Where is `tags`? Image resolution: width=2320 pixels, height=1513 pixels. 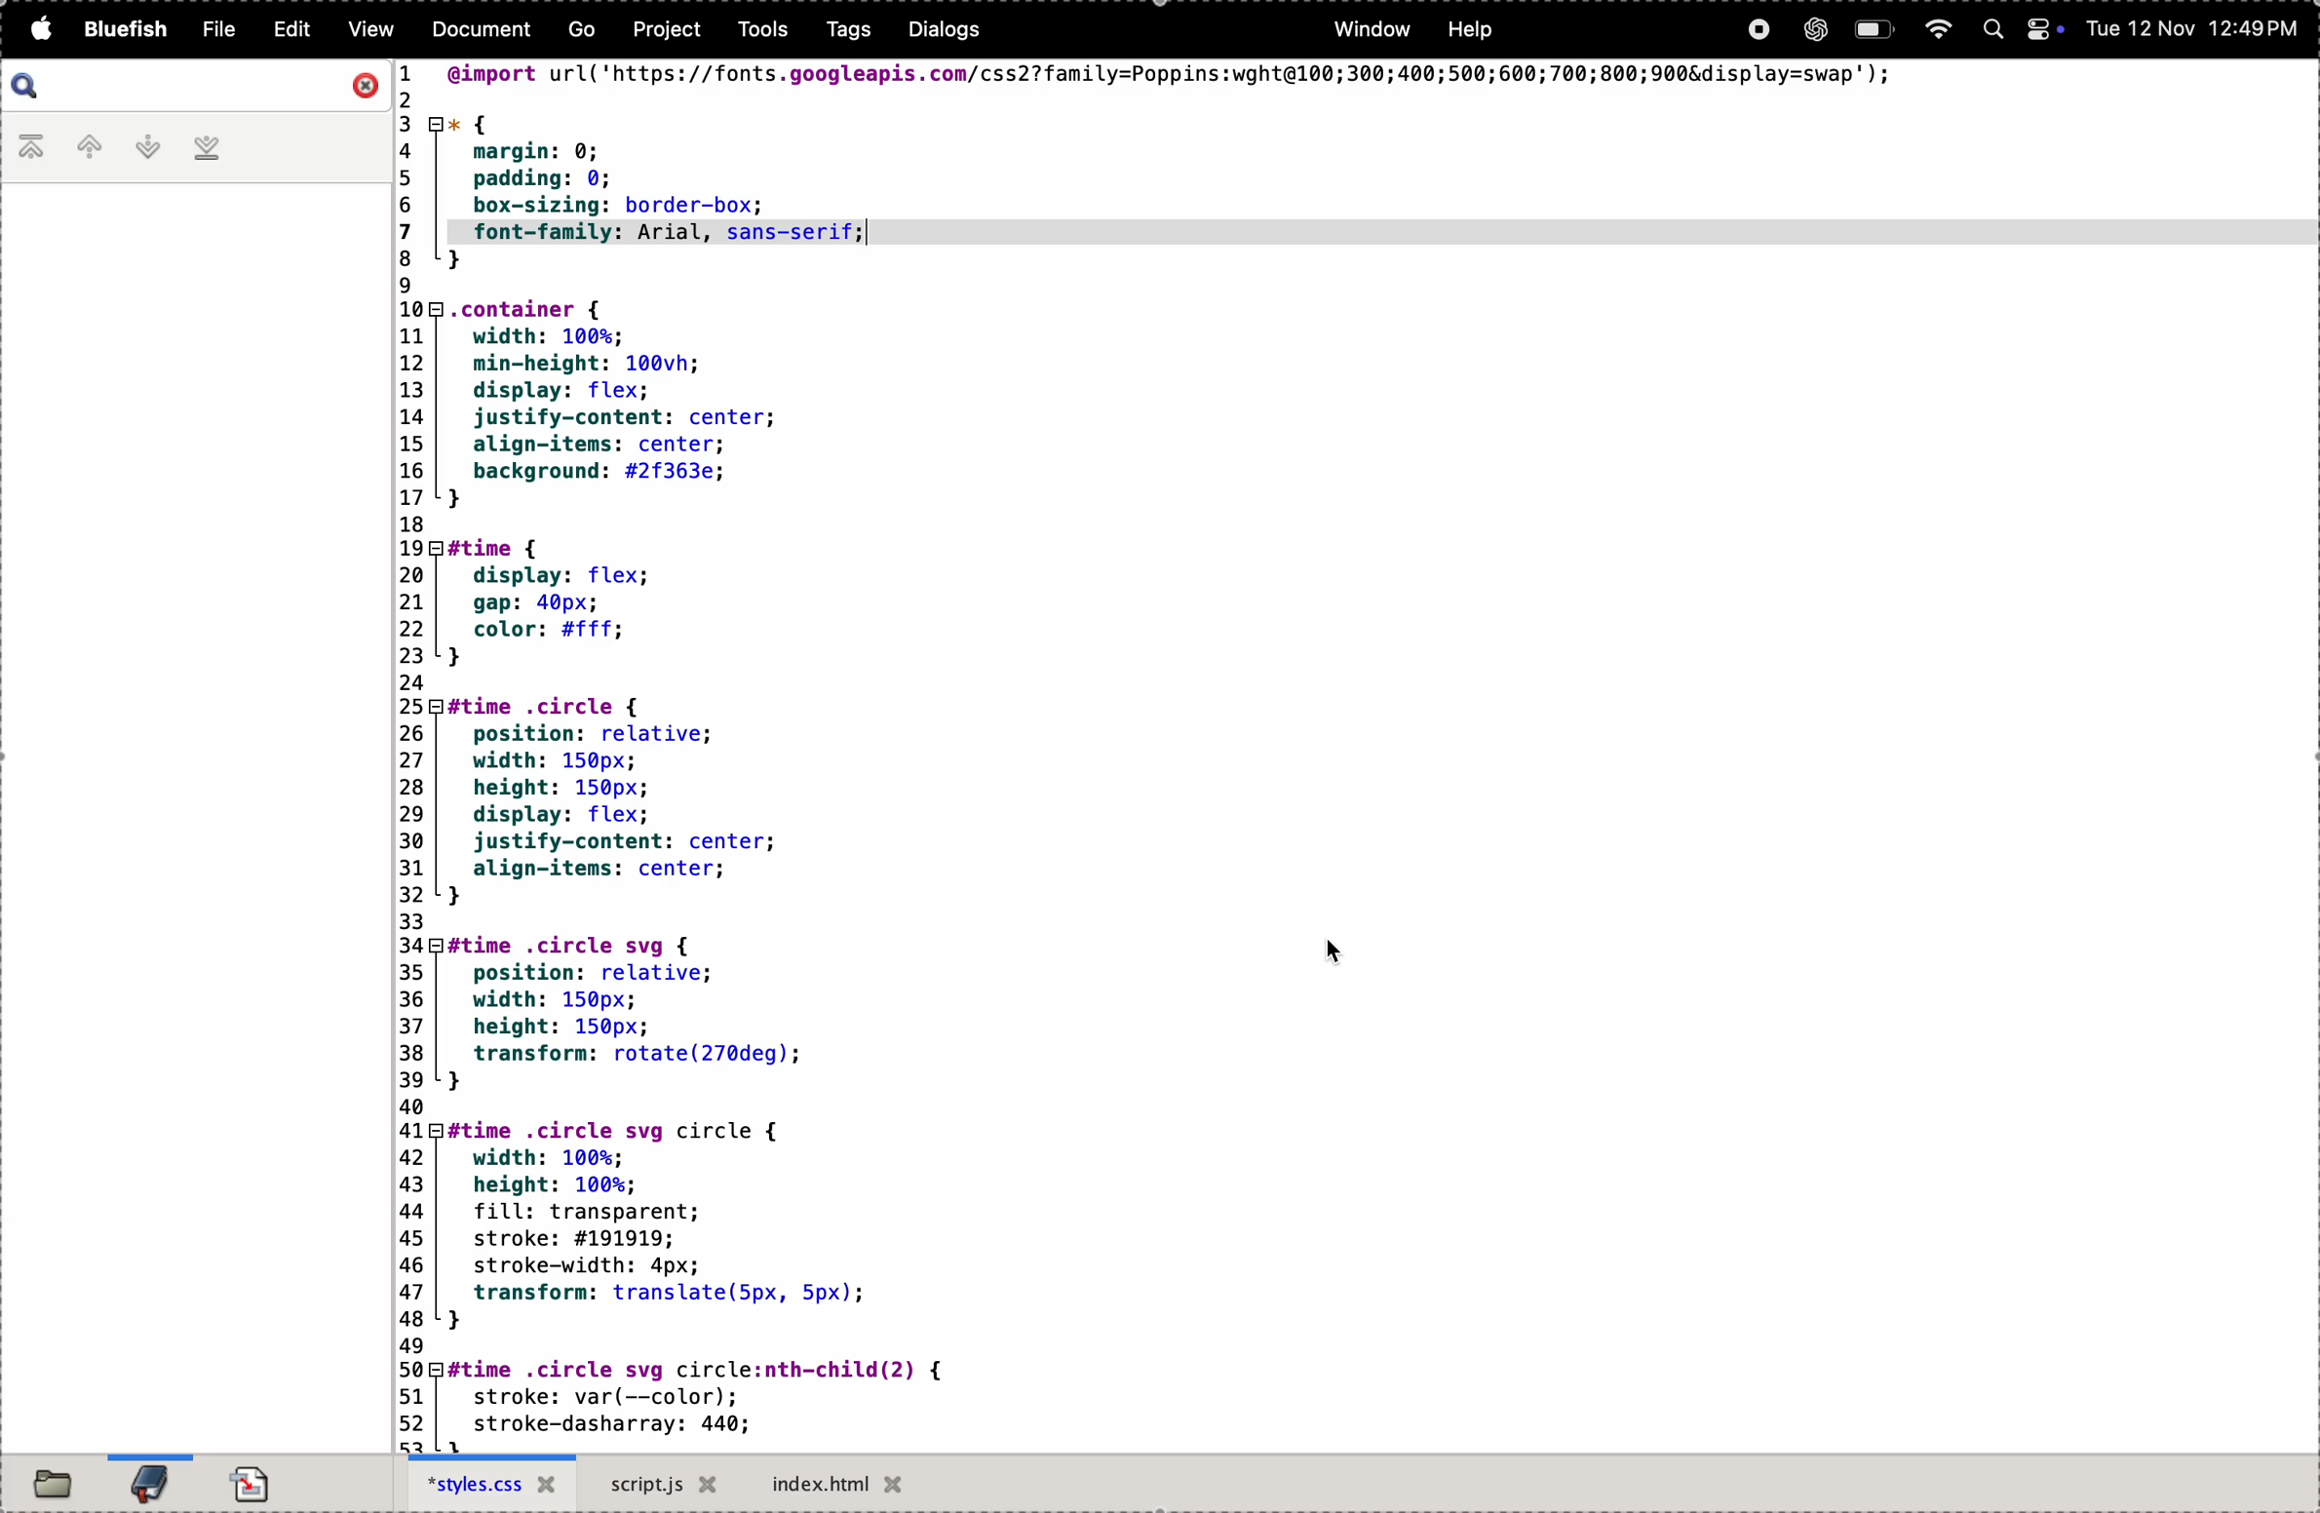
tags is located at coordinates (838, 34).